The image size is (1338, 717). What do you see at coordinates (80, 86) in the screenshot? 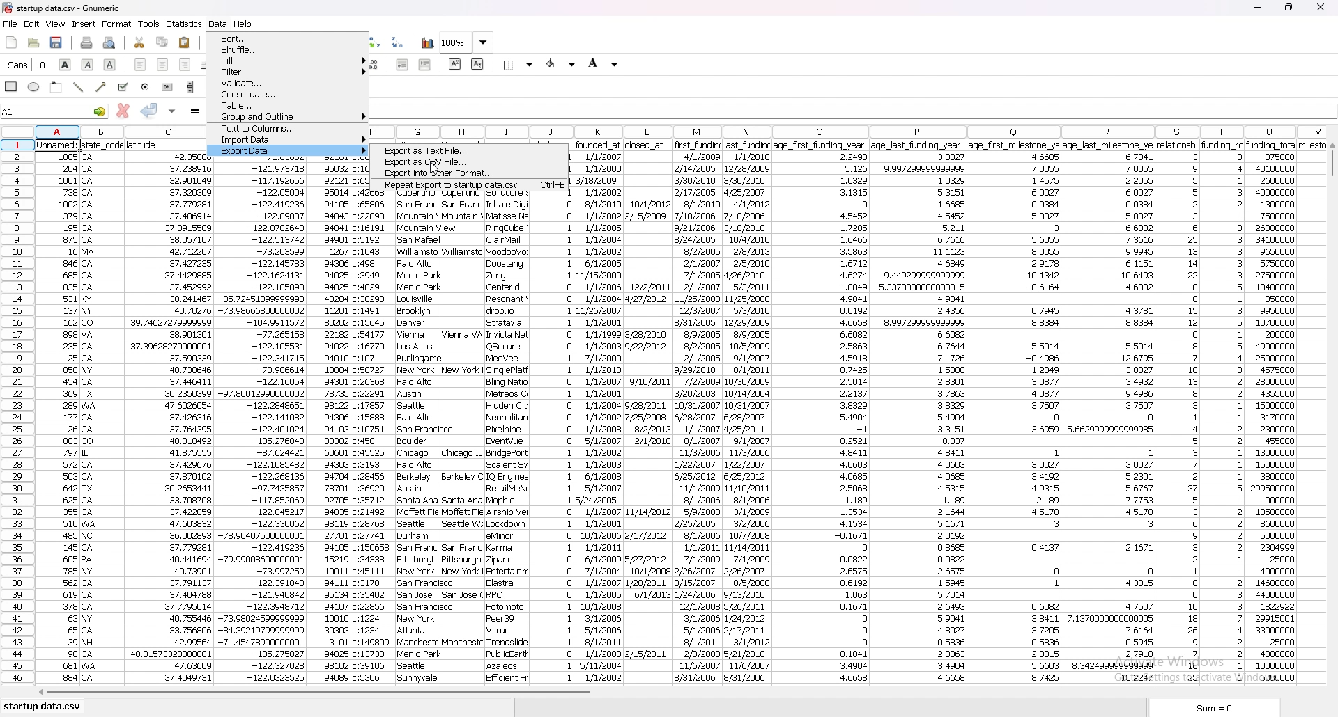
I see `line` at bounding box center [80, 86].